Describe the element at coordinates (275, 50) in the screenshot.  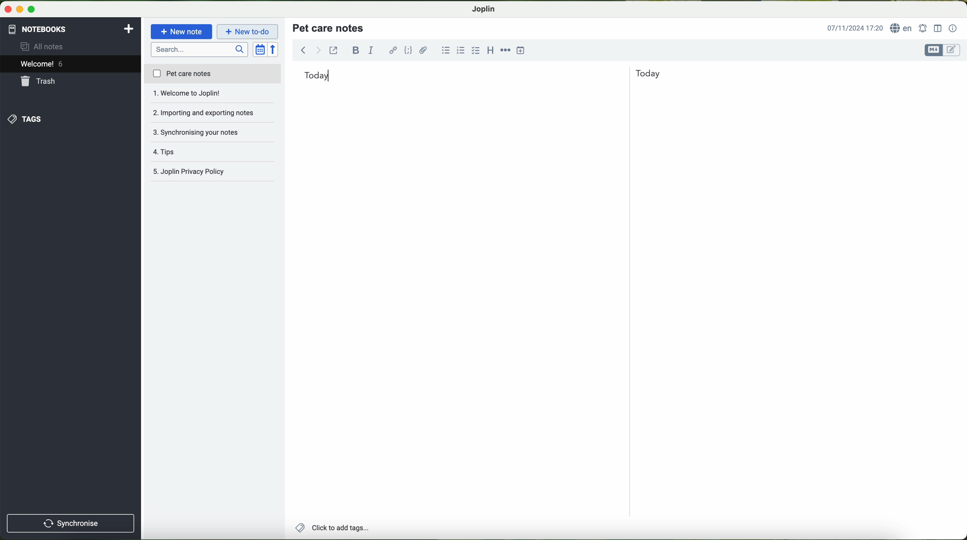
I see `reverse sort order` at that location.